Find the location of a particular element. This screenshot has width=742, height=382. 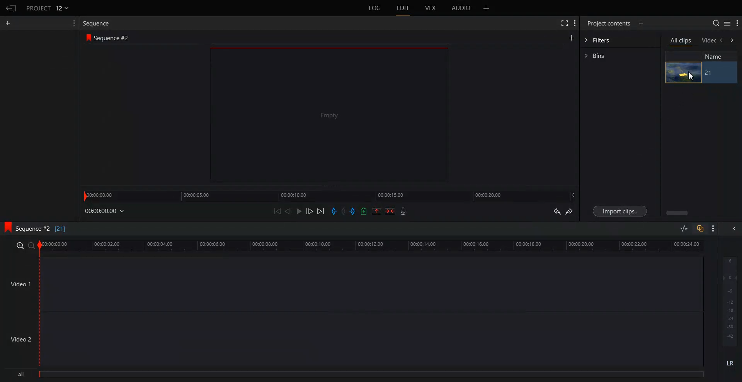

Nudge One frame Forwards is located at coordinates (309, 211).